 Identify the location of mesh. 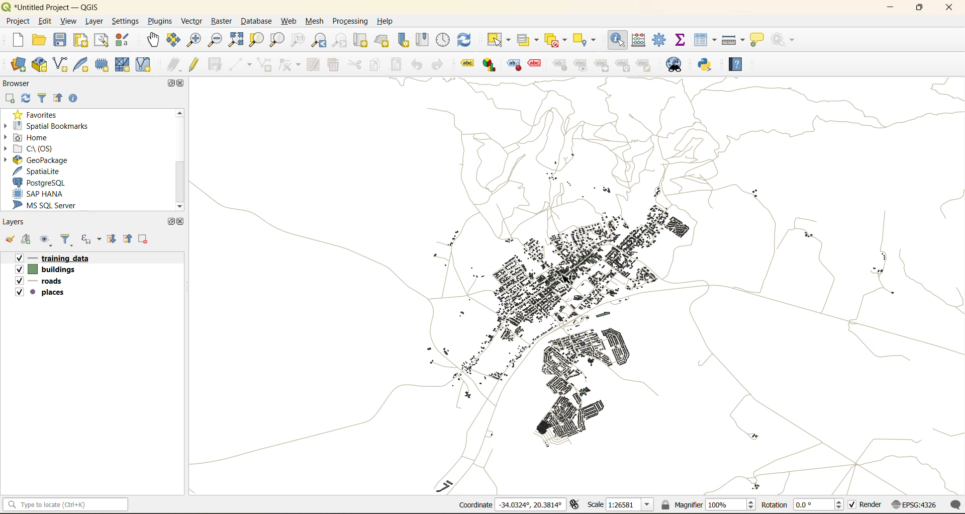
(316, 21).